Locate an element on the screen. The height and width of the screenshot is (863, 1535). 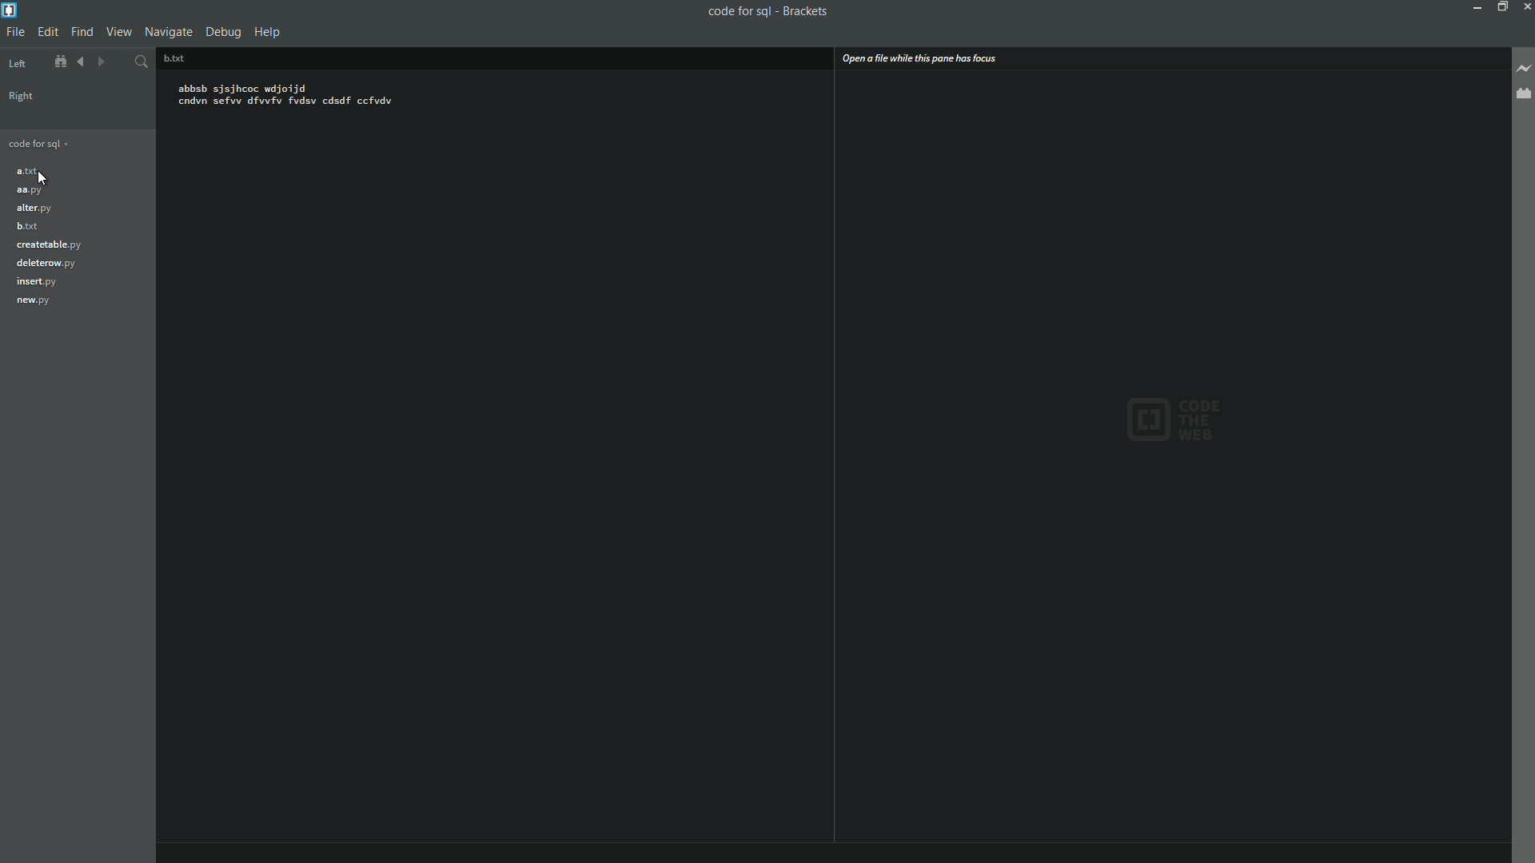
Navigate backward is located at coordinates (81, 62).